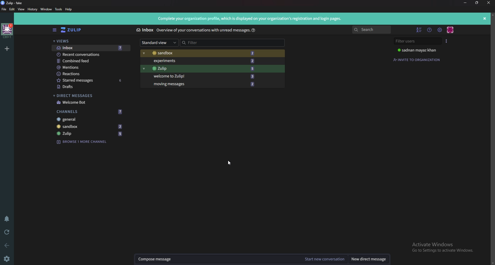  Describe the element at coordinates (325, 258) in the screenshot. I see `Start new conversation` at that location.